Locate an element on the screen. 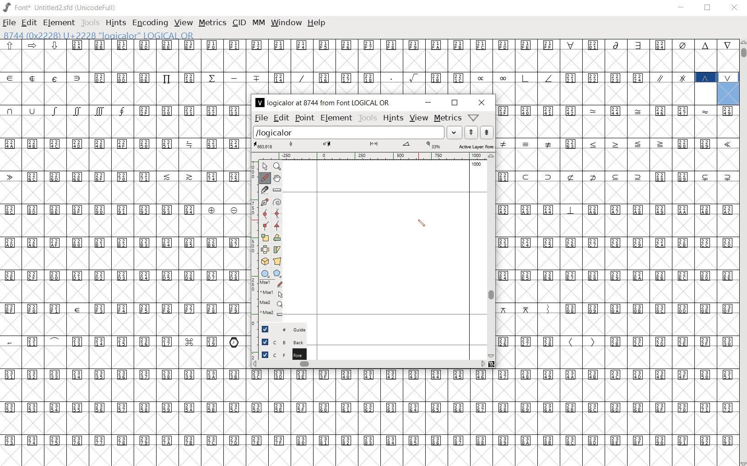  help is located at coordinates (317, 22).